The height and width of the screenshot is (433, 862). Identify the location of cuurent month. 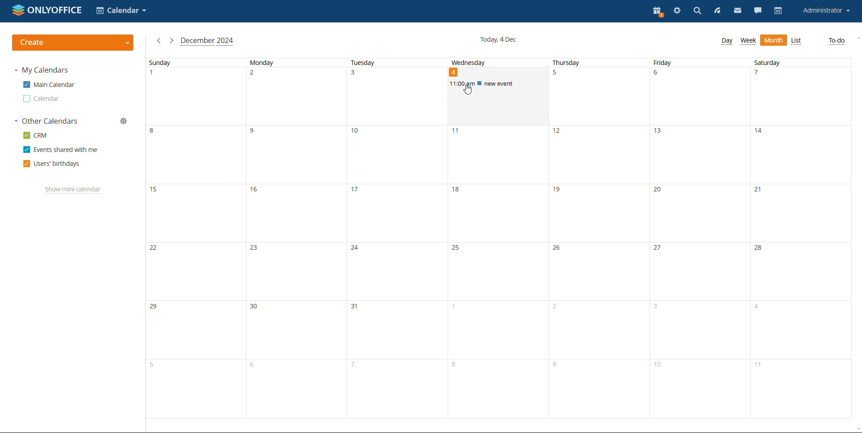
(207, 42).